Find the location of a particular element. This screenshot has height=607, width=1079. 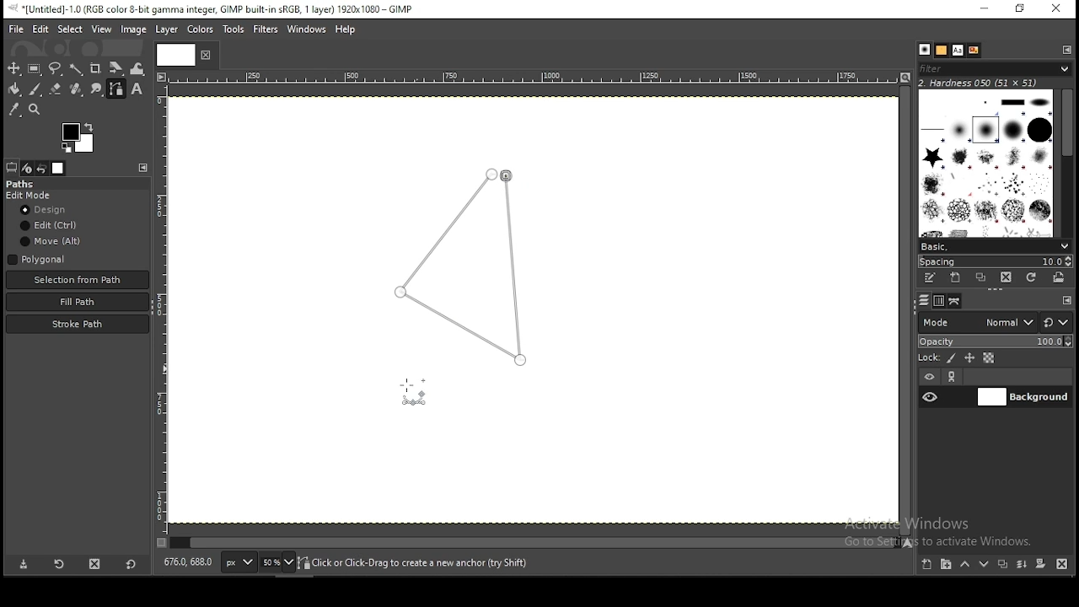

edit this brush is located at coordinates (929, 277).